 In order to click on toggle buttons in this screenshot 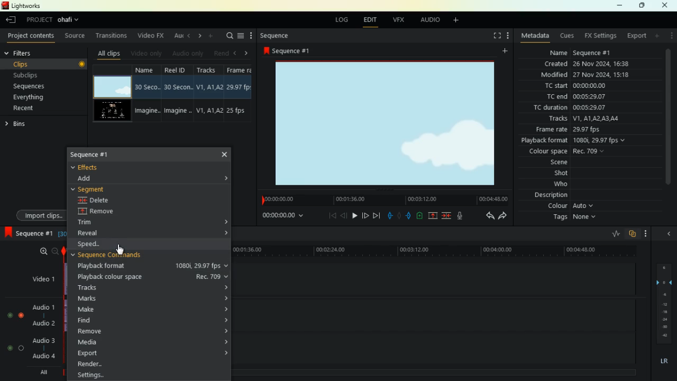, I will do `click(14, 330)`.